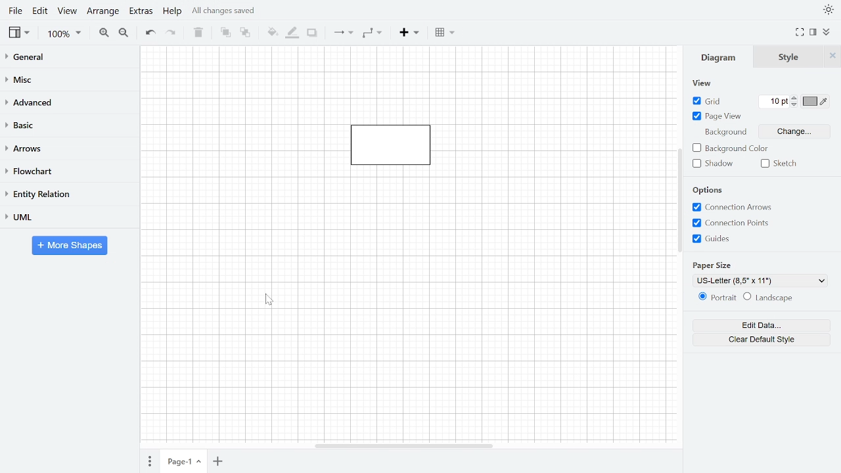  I want to click on Pages, so click(150, 461).